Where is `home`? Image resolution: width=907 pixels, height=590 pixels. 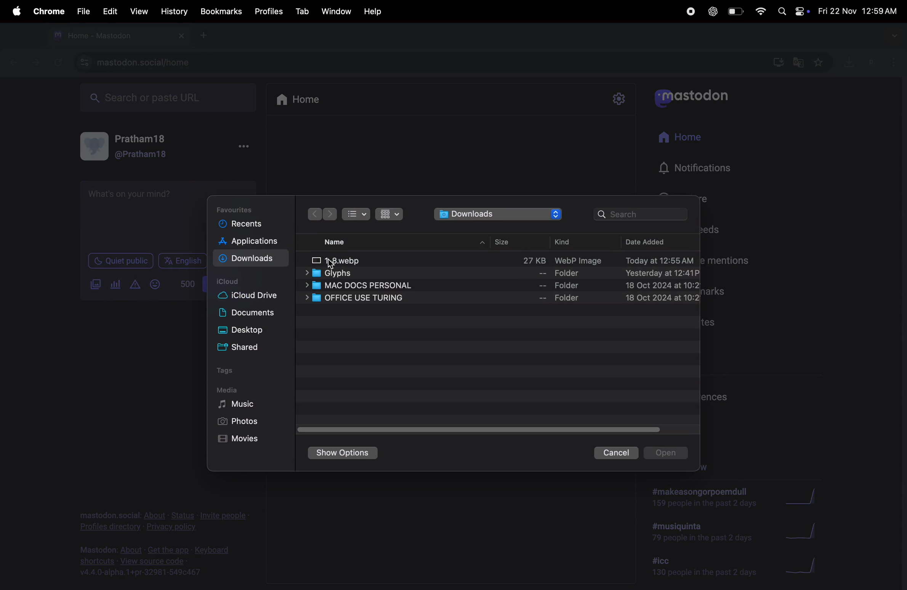
home is located at coordinates (696, 140).